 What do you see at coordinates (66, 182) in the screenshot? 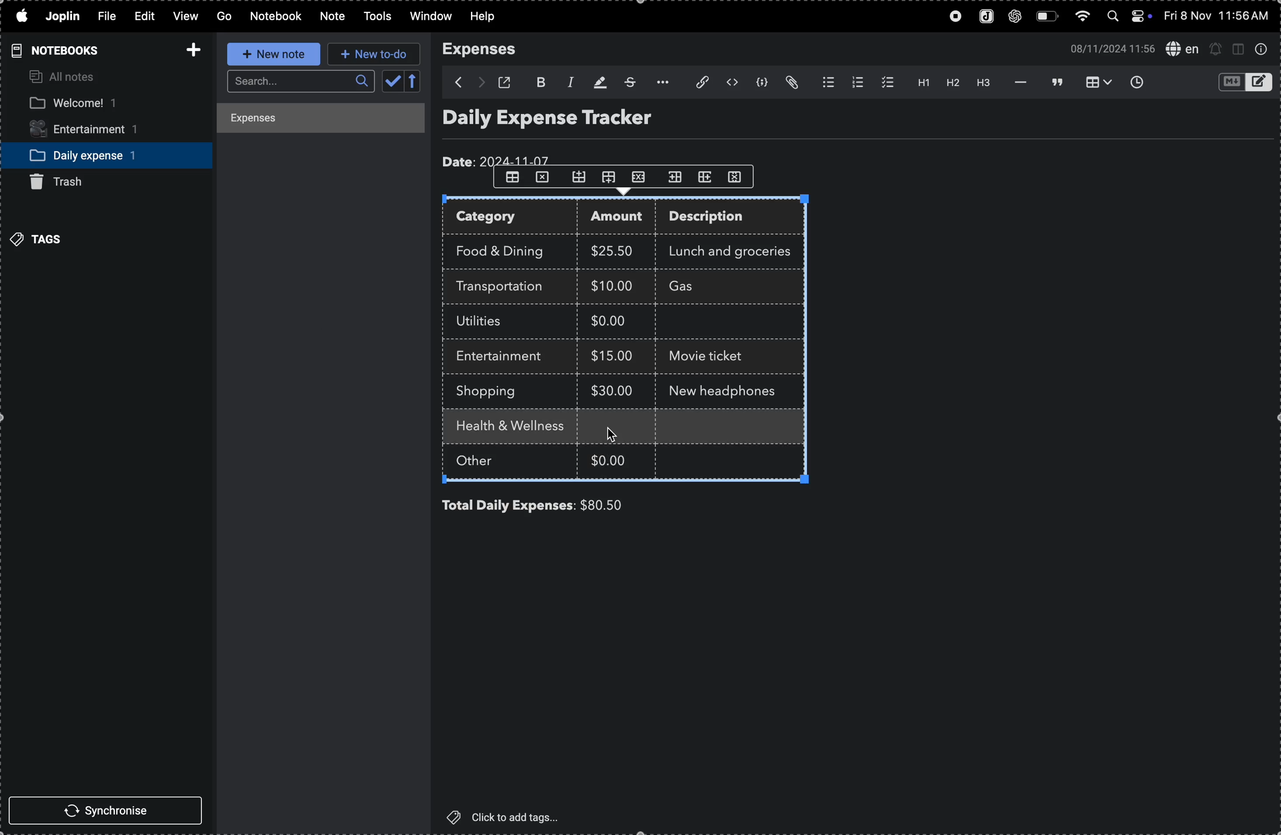
I see `trash` at bounding box center [66, 182].